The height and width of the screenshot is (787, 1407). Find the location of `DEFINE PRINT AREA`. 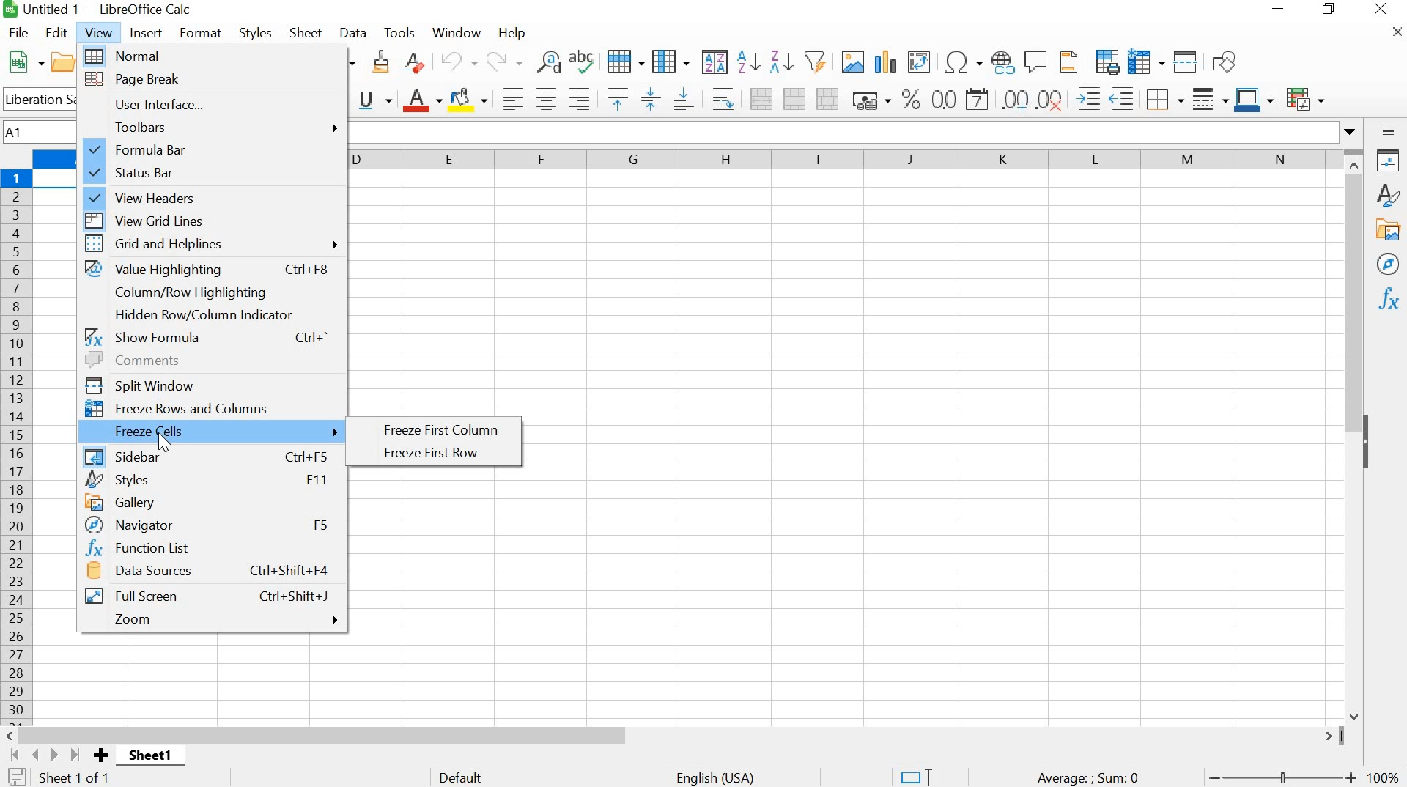

DEFINE PRINT AREA is located at coordinates (1107, 61).